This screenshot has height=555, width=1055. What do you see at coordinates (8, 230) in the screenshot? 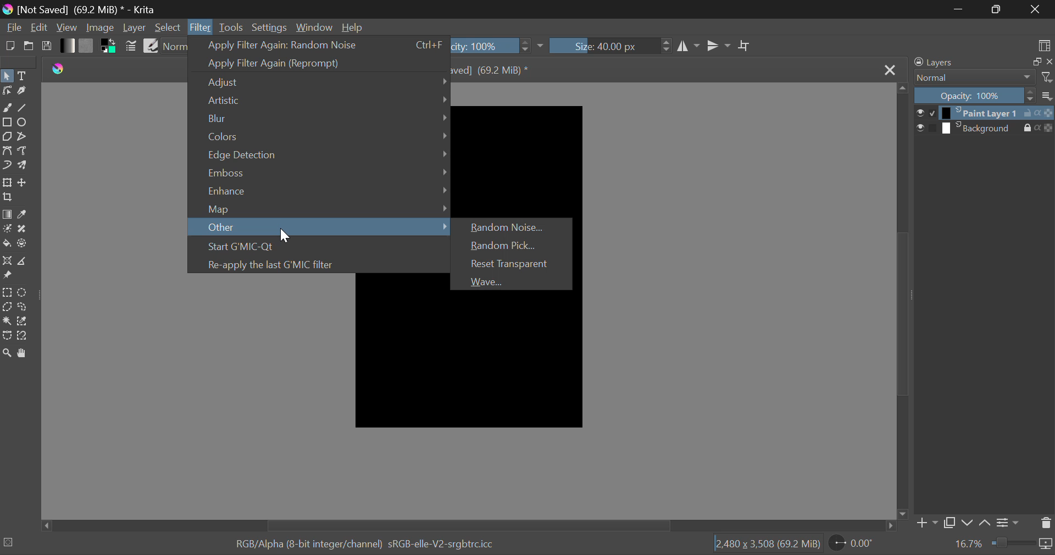
I see `Colorize Mask Tool` at bounding box center [8, 230].